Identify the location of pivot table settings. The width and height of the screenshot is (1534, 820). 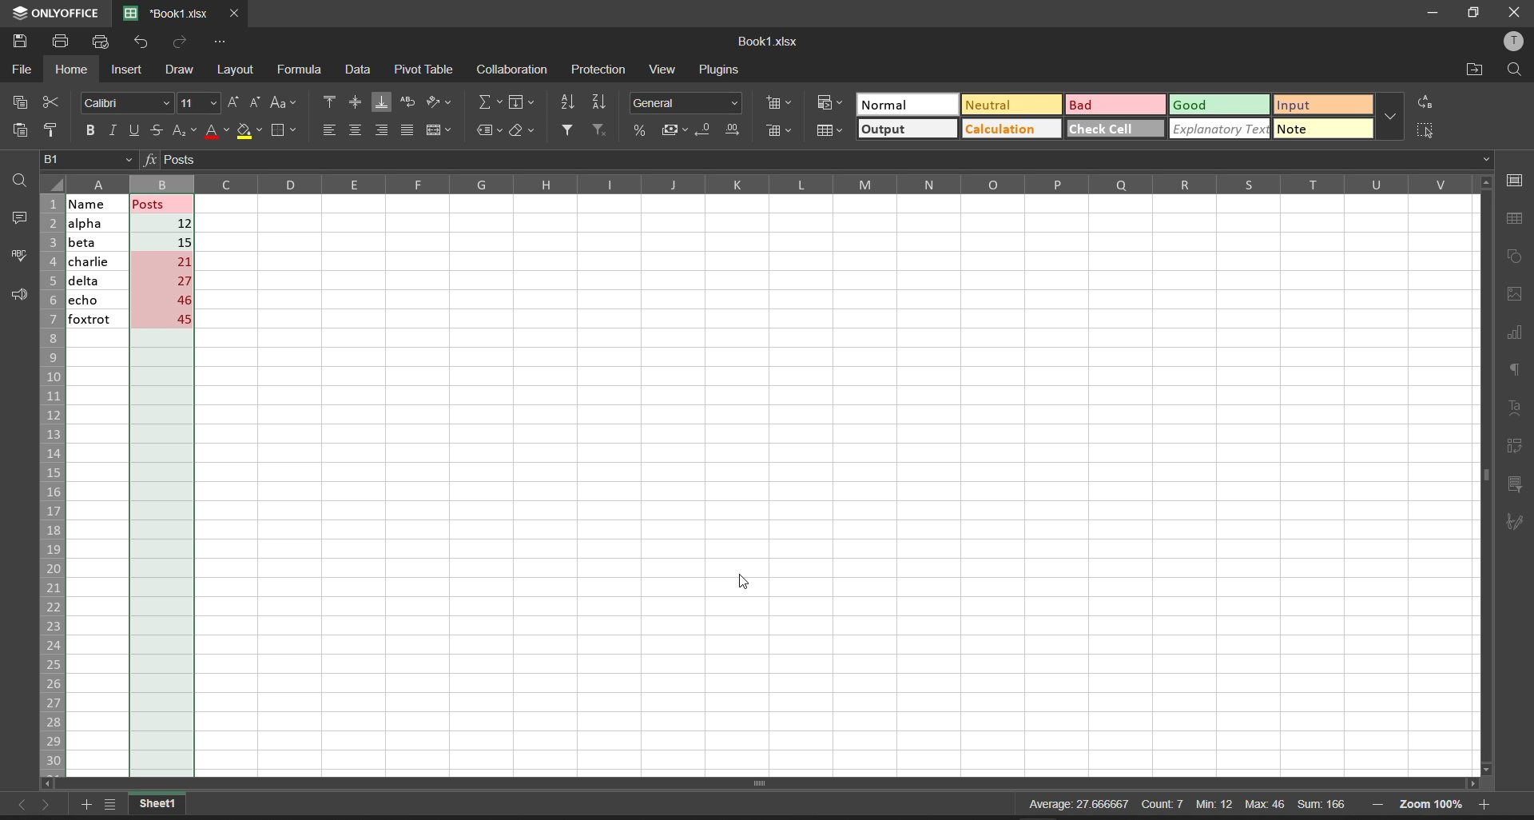
(1516, 444).